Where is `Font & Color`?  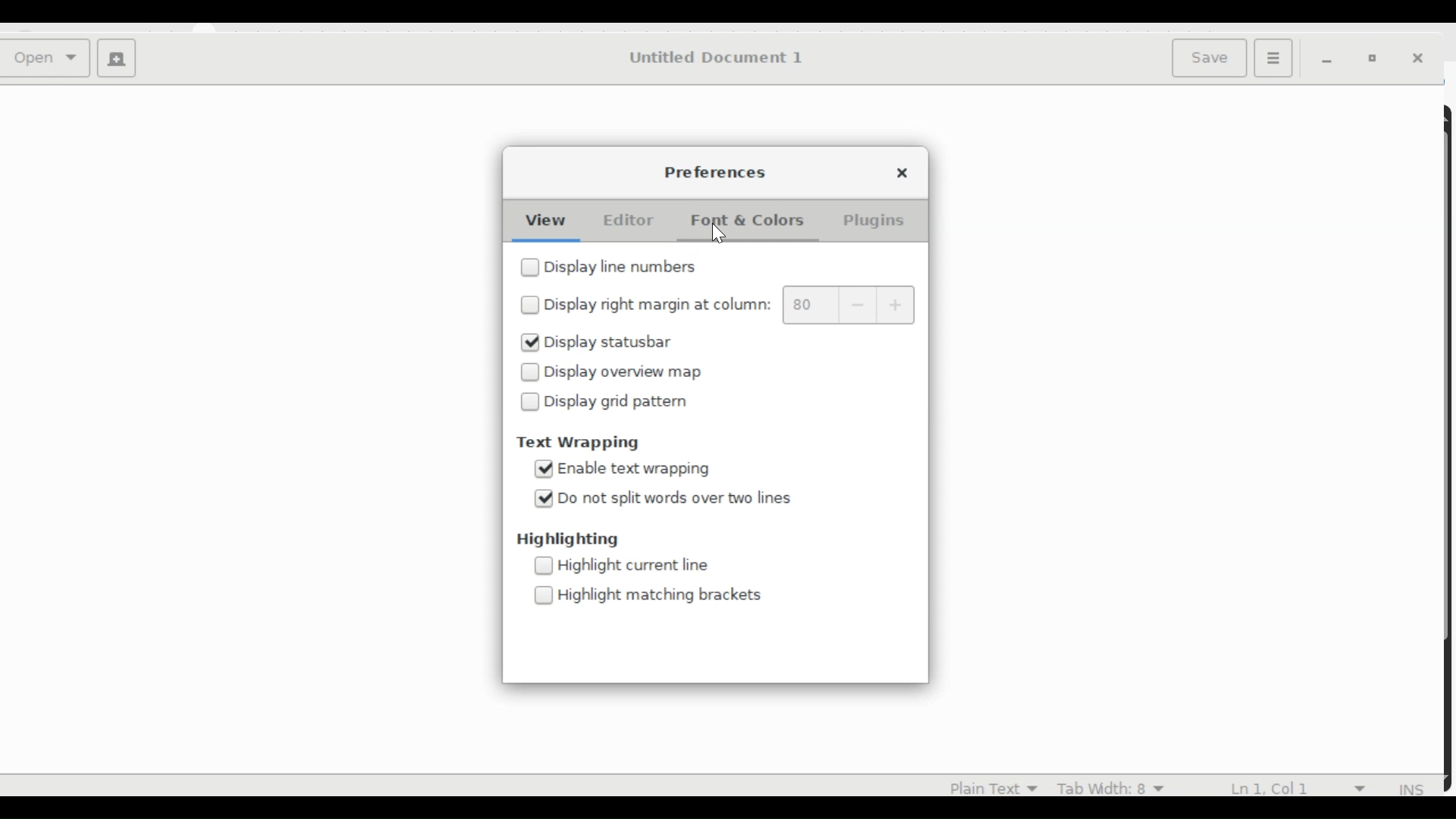 Font & Color is located at coordinates (754, 222).